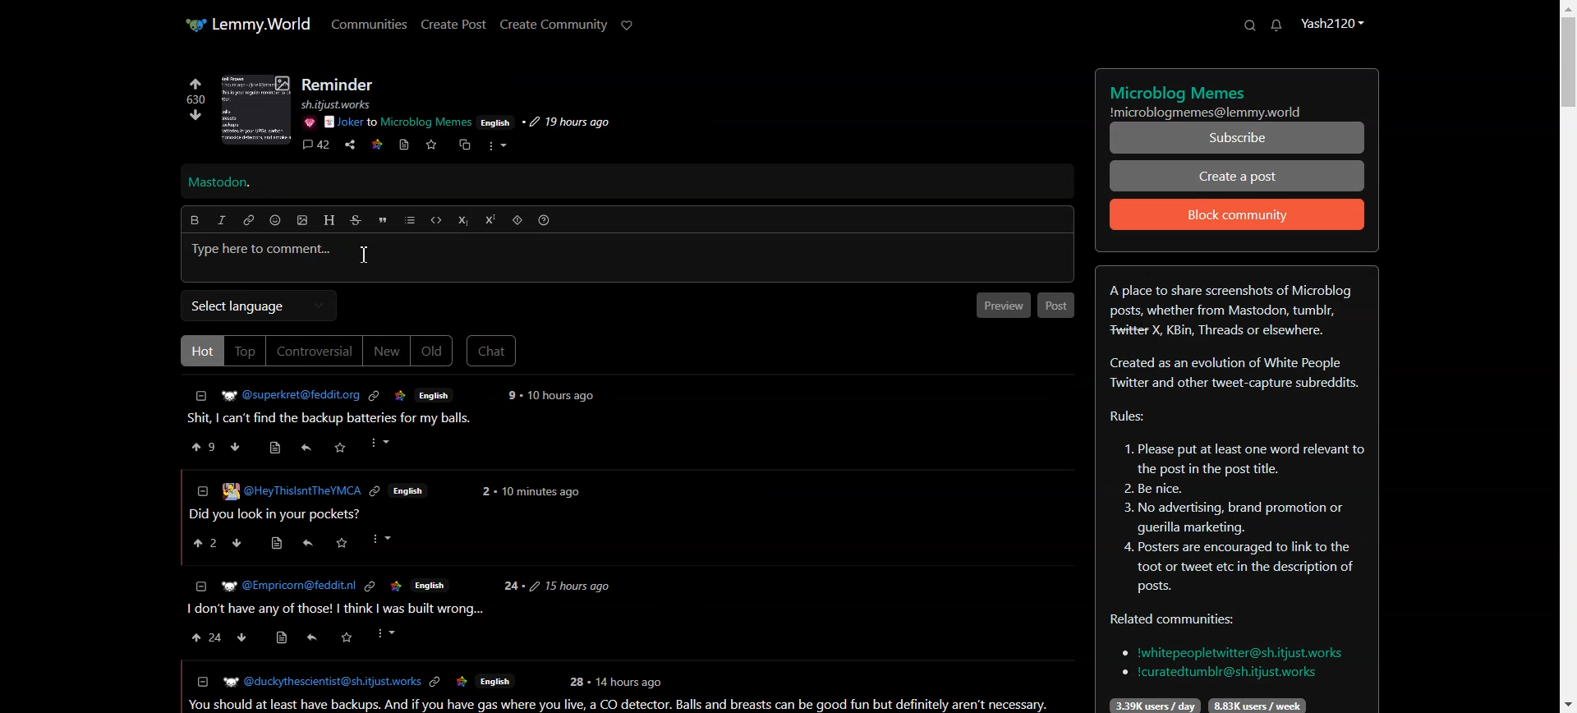  I want to click on [=], so click(201, 681).